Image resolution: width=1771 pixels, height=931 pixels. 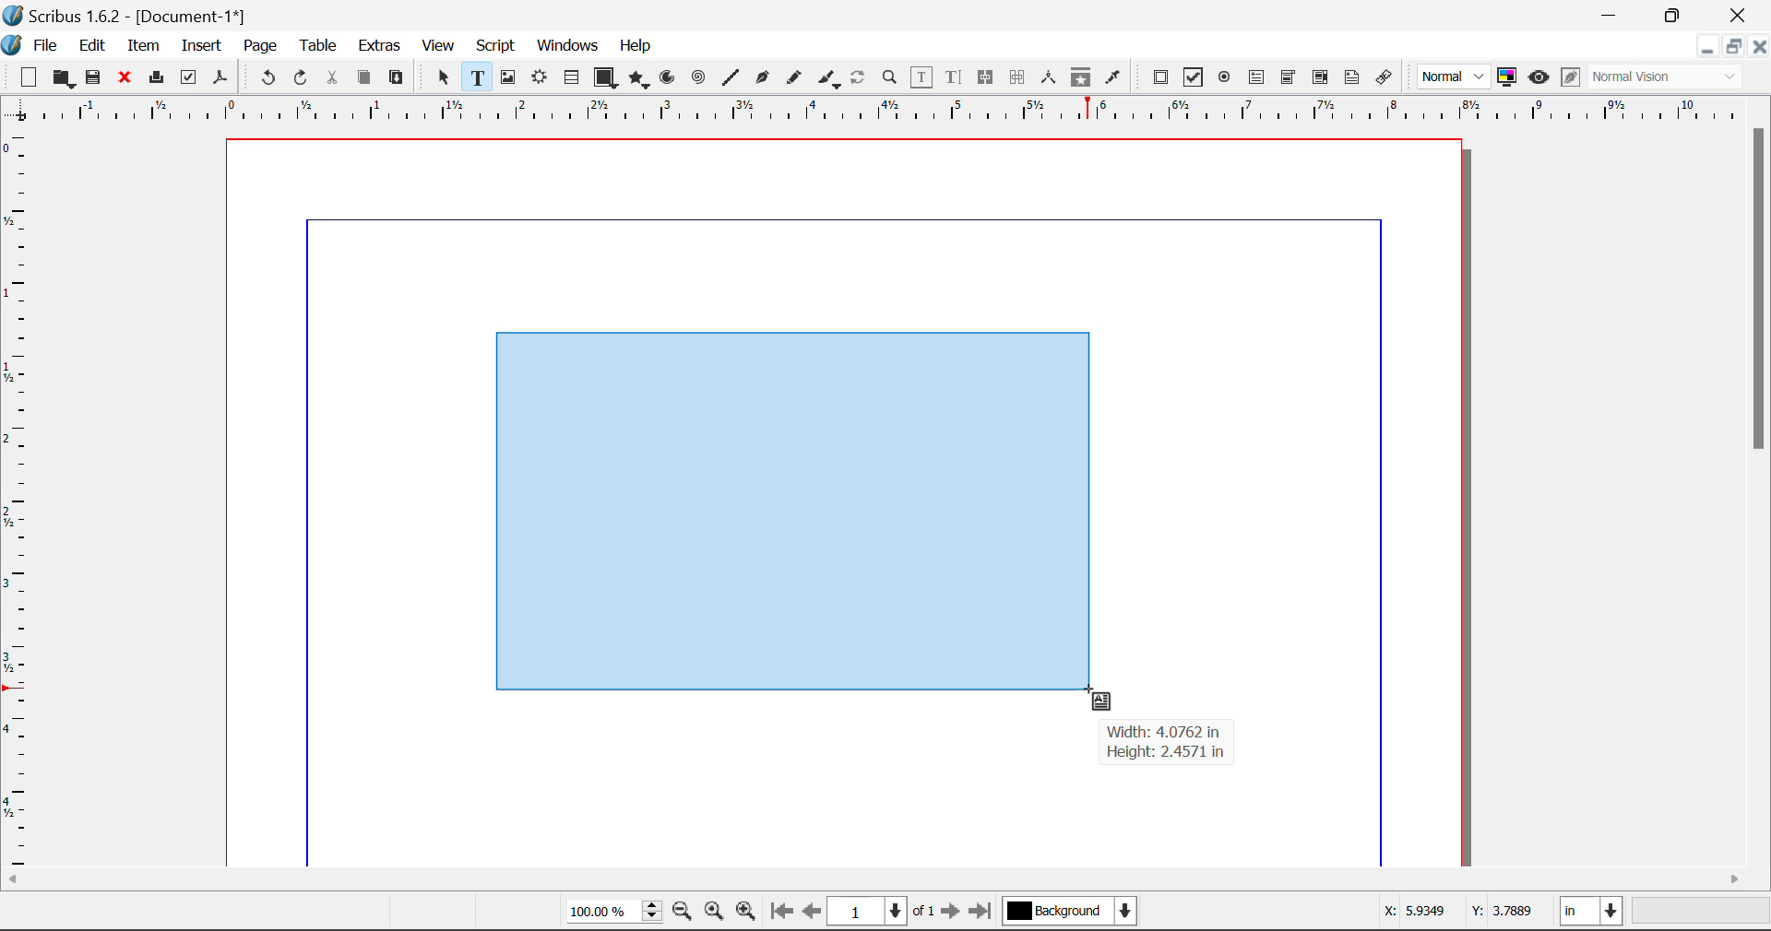 What do you see at coordinates (476, 77) in the screenshot?
I see `Text Frame Selected` at bounding box center [476, 77].